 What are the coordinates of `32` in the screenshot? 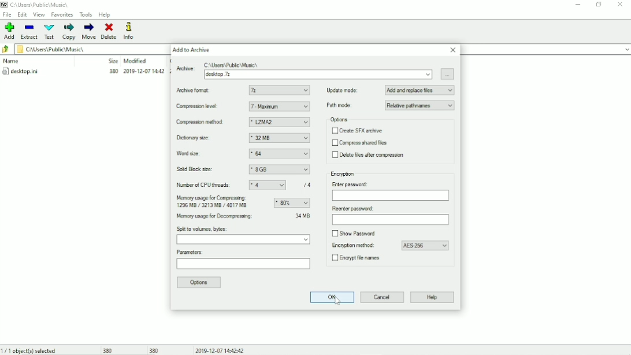 It's located at (280, 154).